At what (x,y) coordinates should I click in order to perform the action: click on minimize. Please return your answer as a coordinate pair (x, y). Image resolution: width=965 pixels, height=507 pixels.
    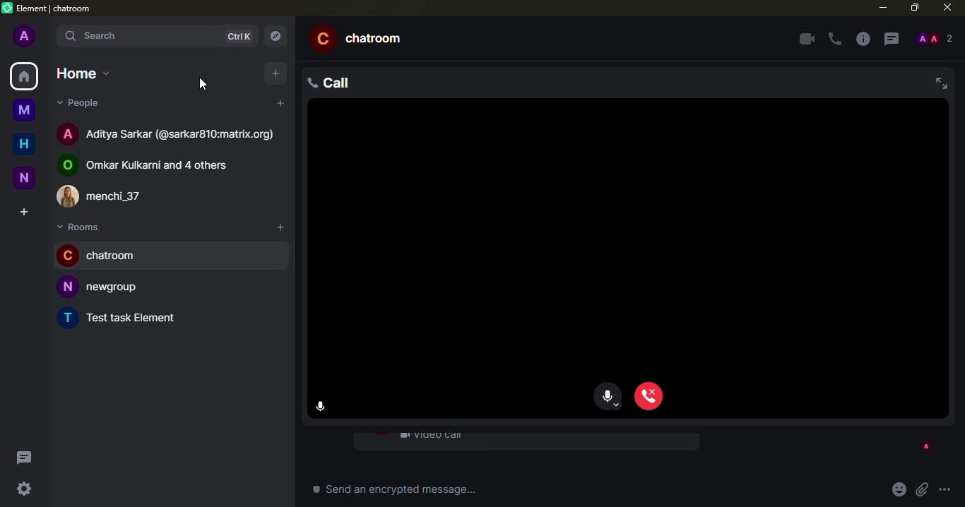
    Looking at the image, I should click on (882, 8).